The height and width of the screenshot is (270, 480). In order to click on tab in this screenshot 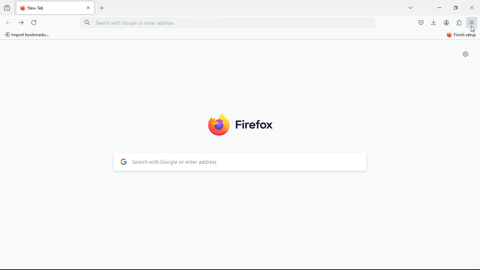, I will do `click(56, 8)`.